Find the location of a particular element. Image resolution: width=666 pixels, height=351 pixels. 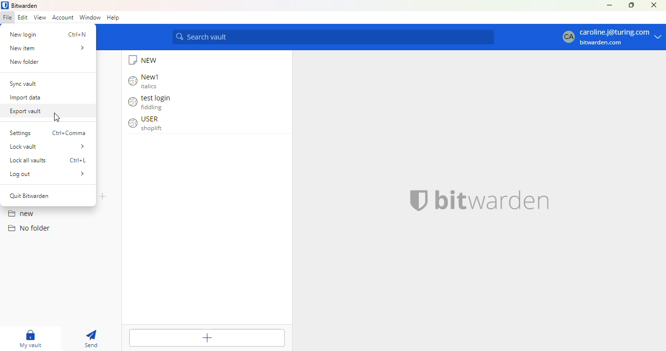

lock vault is located at coordinates (48, 146).